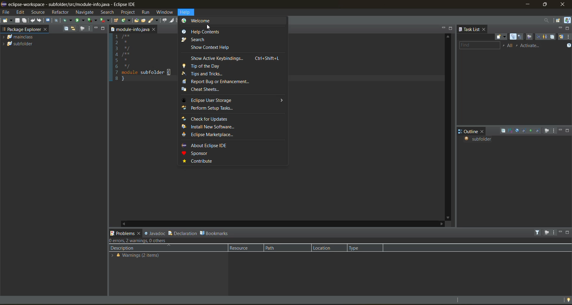 This screenshot has width=572, height=305. Describe the element at coordinates (57, 20) in the screenshot. I see `skip all breakpoints` at that location.